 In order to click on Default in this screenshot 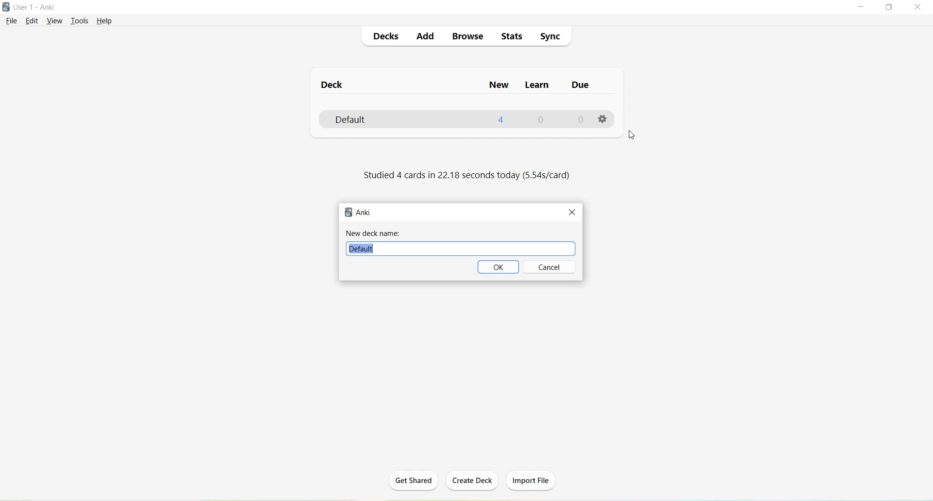, I will do `click(366, 119)`.